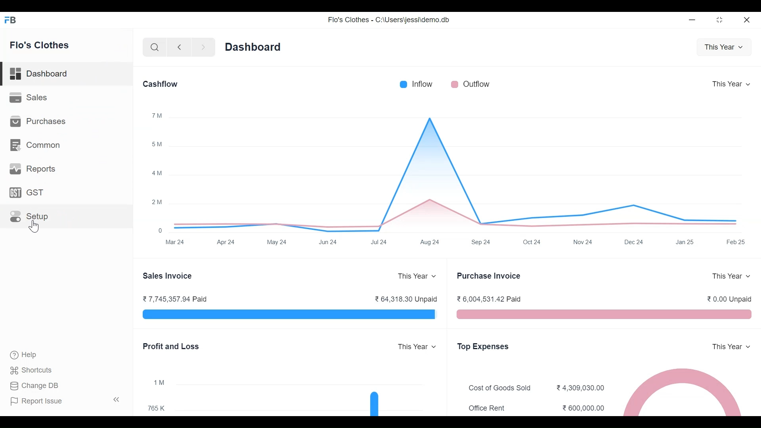 The height and width of the screenshot is (428, 761). Describe the element at coordinates (34, 225) in the screenshot. I see `Cursor` at that location.